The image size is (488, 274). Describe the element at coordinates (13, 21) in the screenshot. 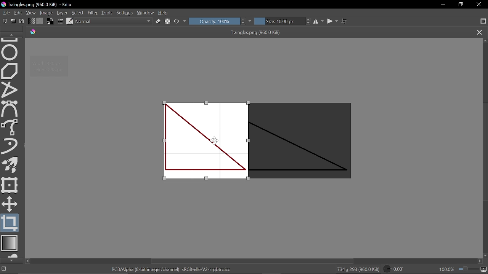

I see `Open new document` at that location.